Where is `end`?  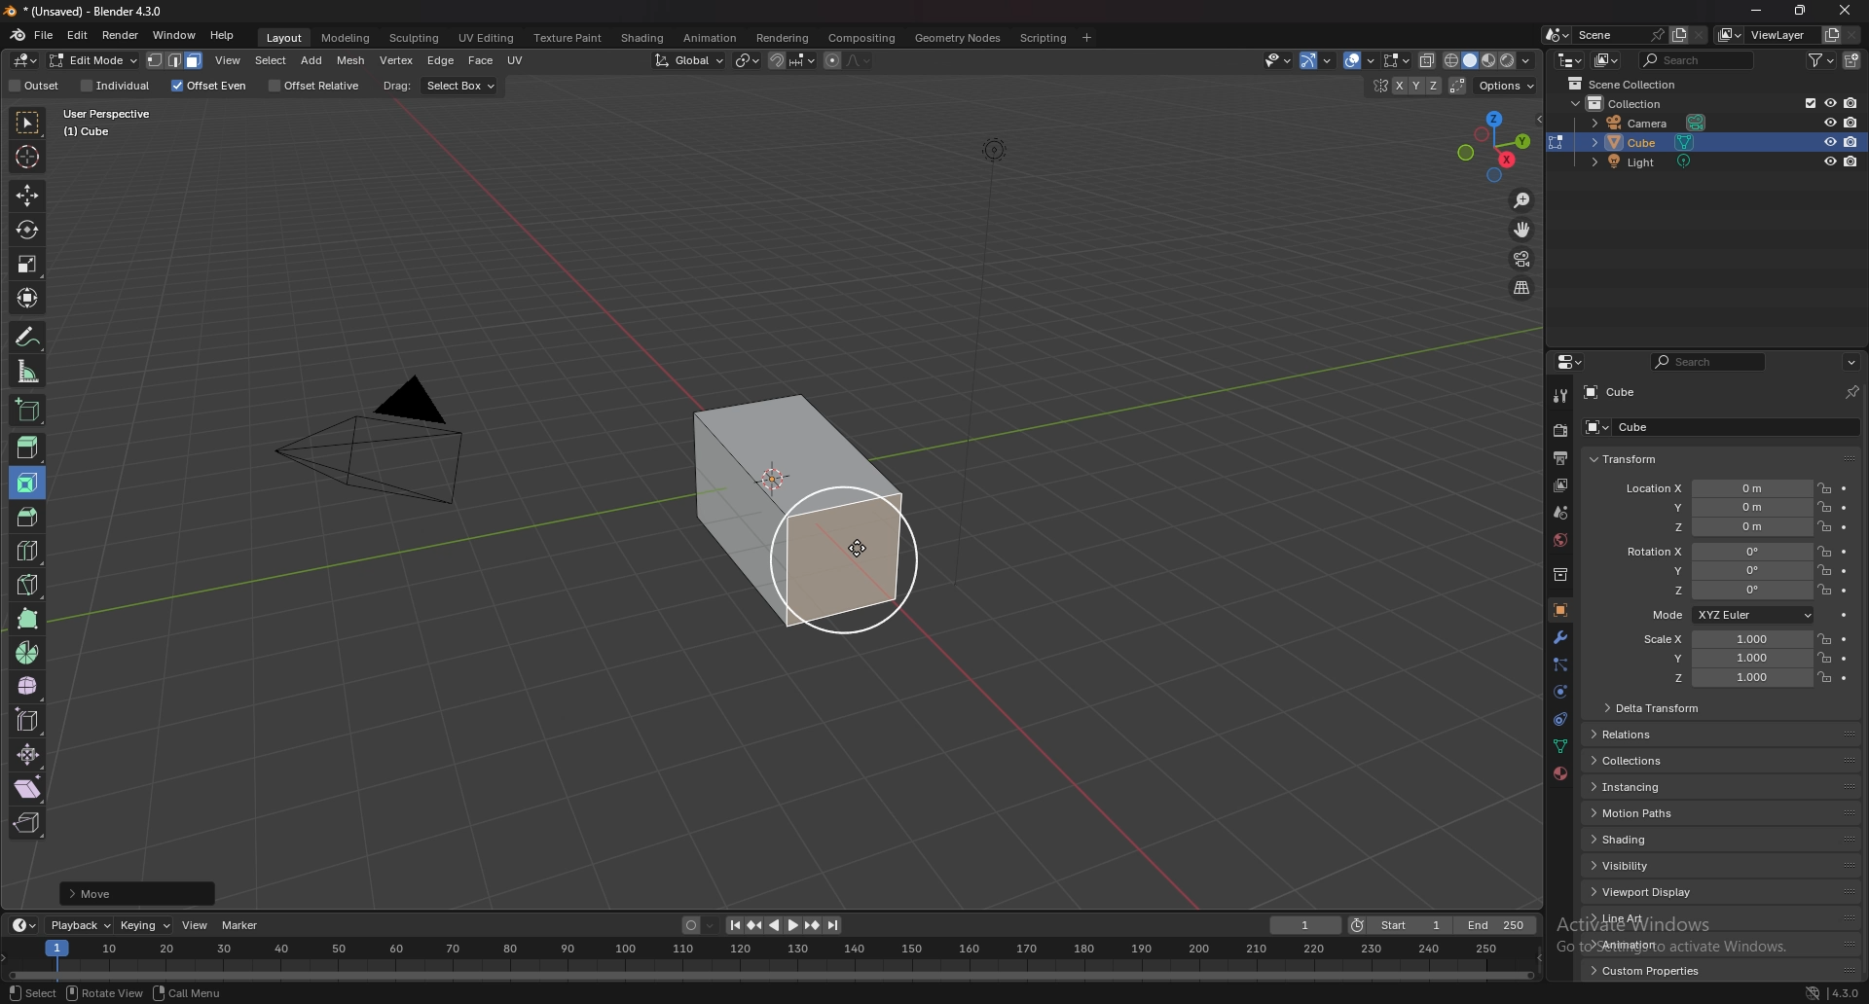
end is located at coordinates (1498, 925).